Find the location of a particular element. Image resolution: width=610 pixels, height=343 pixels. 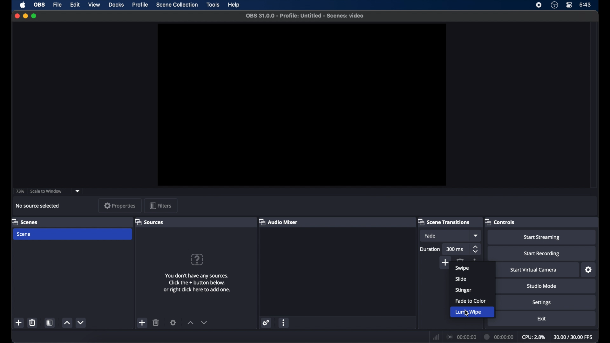

settings is located at coordinates (588, 270).